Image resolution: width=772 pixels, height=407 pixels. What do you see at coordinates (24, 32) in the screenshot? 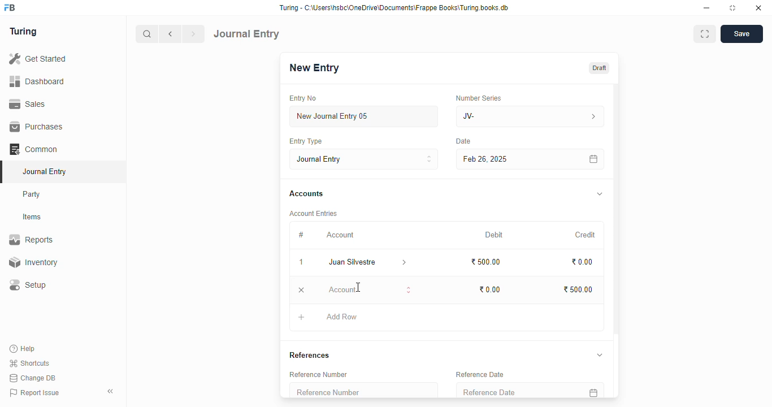
I see `turing` at bounding box center [24, 32].